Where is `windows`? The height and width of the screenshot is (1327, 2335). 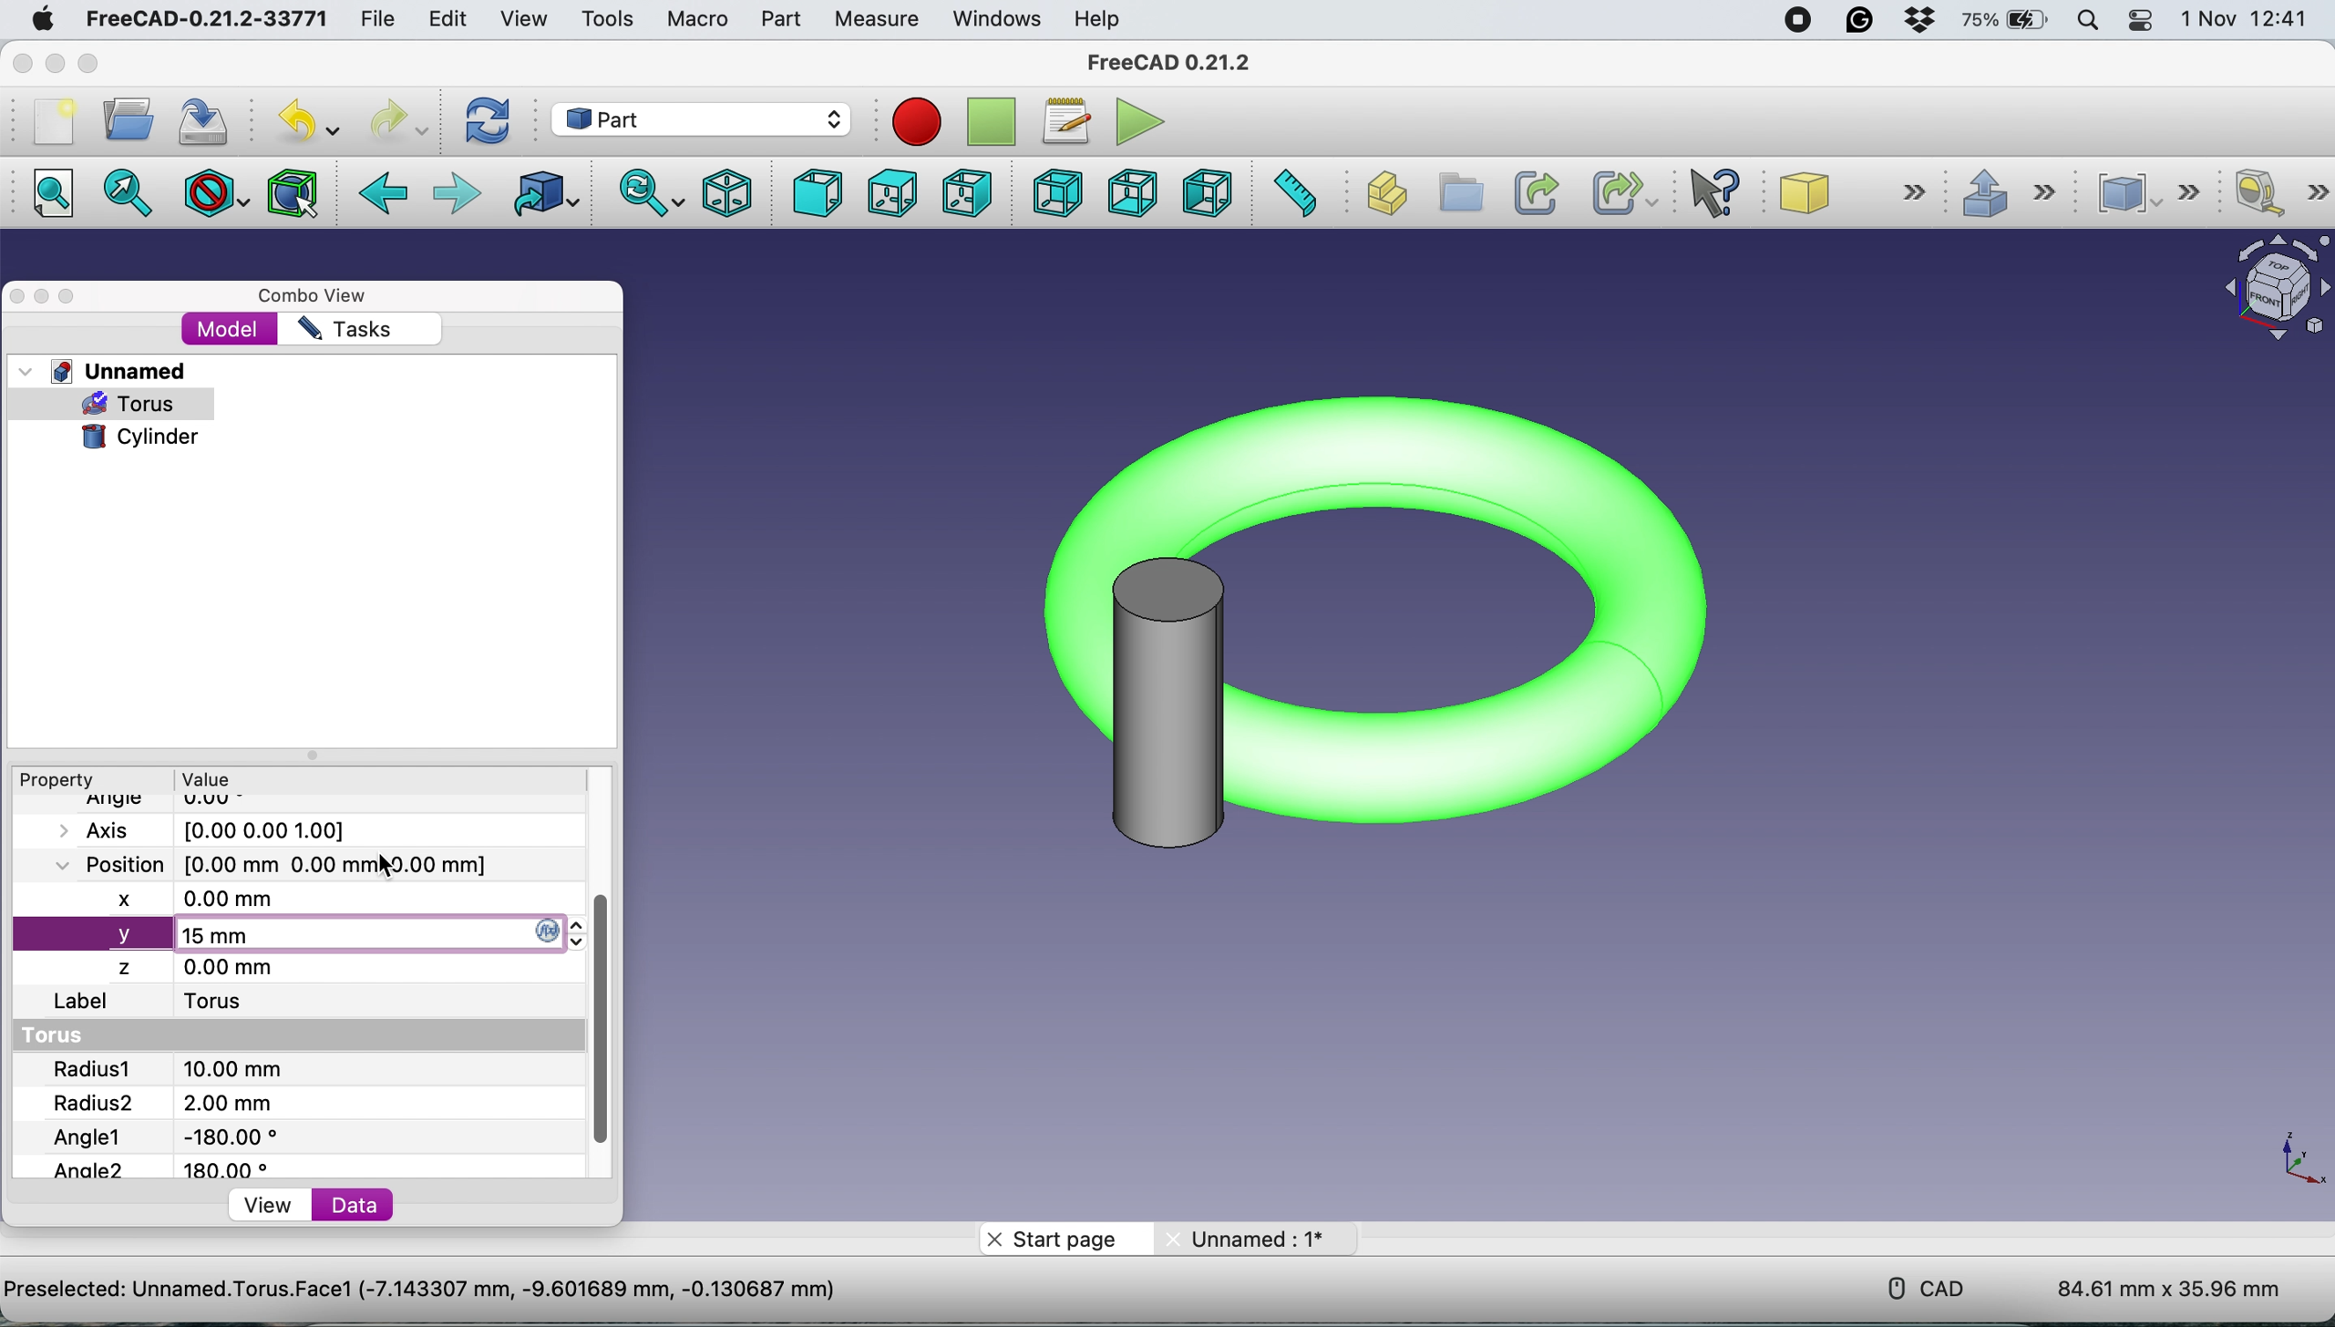
windows is located at coordinates (999, 19).